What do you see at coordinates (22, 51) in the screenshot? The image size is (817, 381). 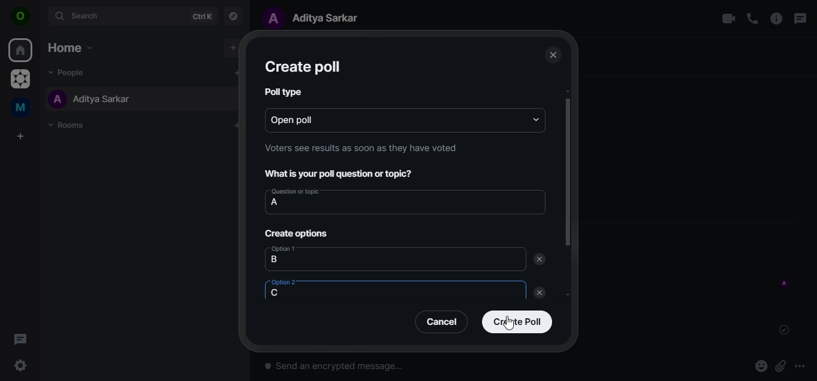 I see `home` at bounding box center [22, 51].